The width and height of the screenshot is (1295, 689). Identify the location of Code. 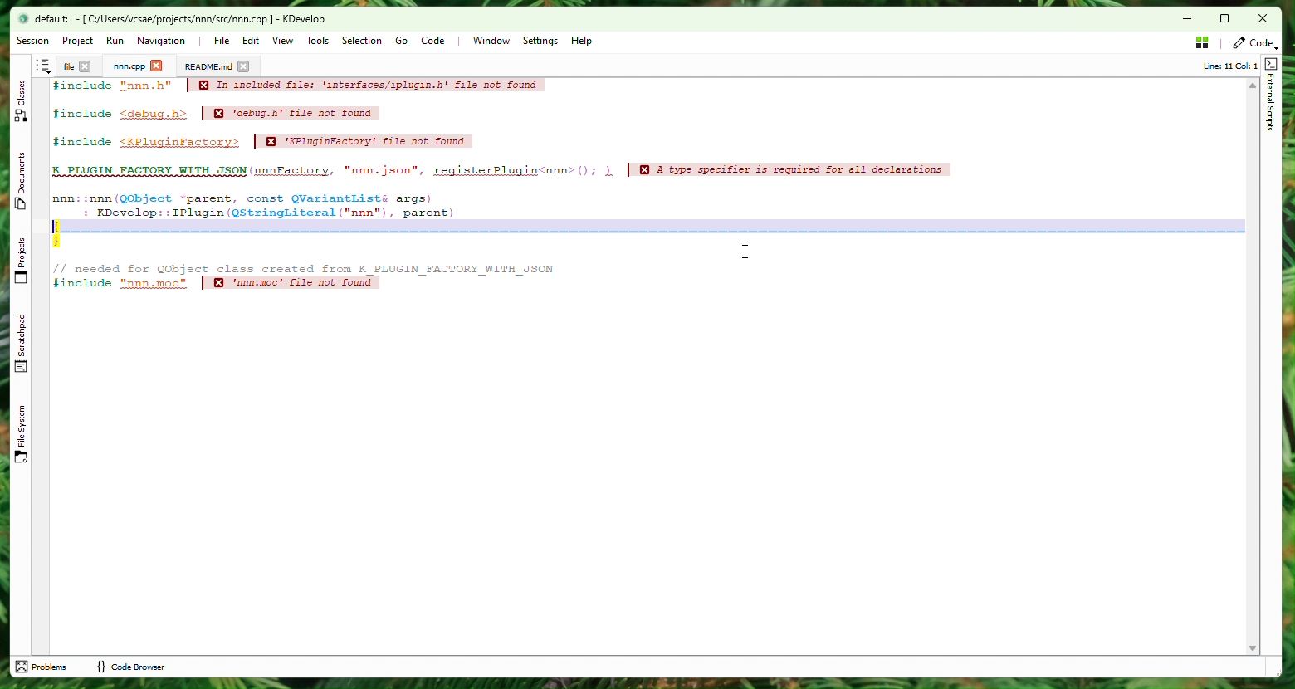
(434, 40).